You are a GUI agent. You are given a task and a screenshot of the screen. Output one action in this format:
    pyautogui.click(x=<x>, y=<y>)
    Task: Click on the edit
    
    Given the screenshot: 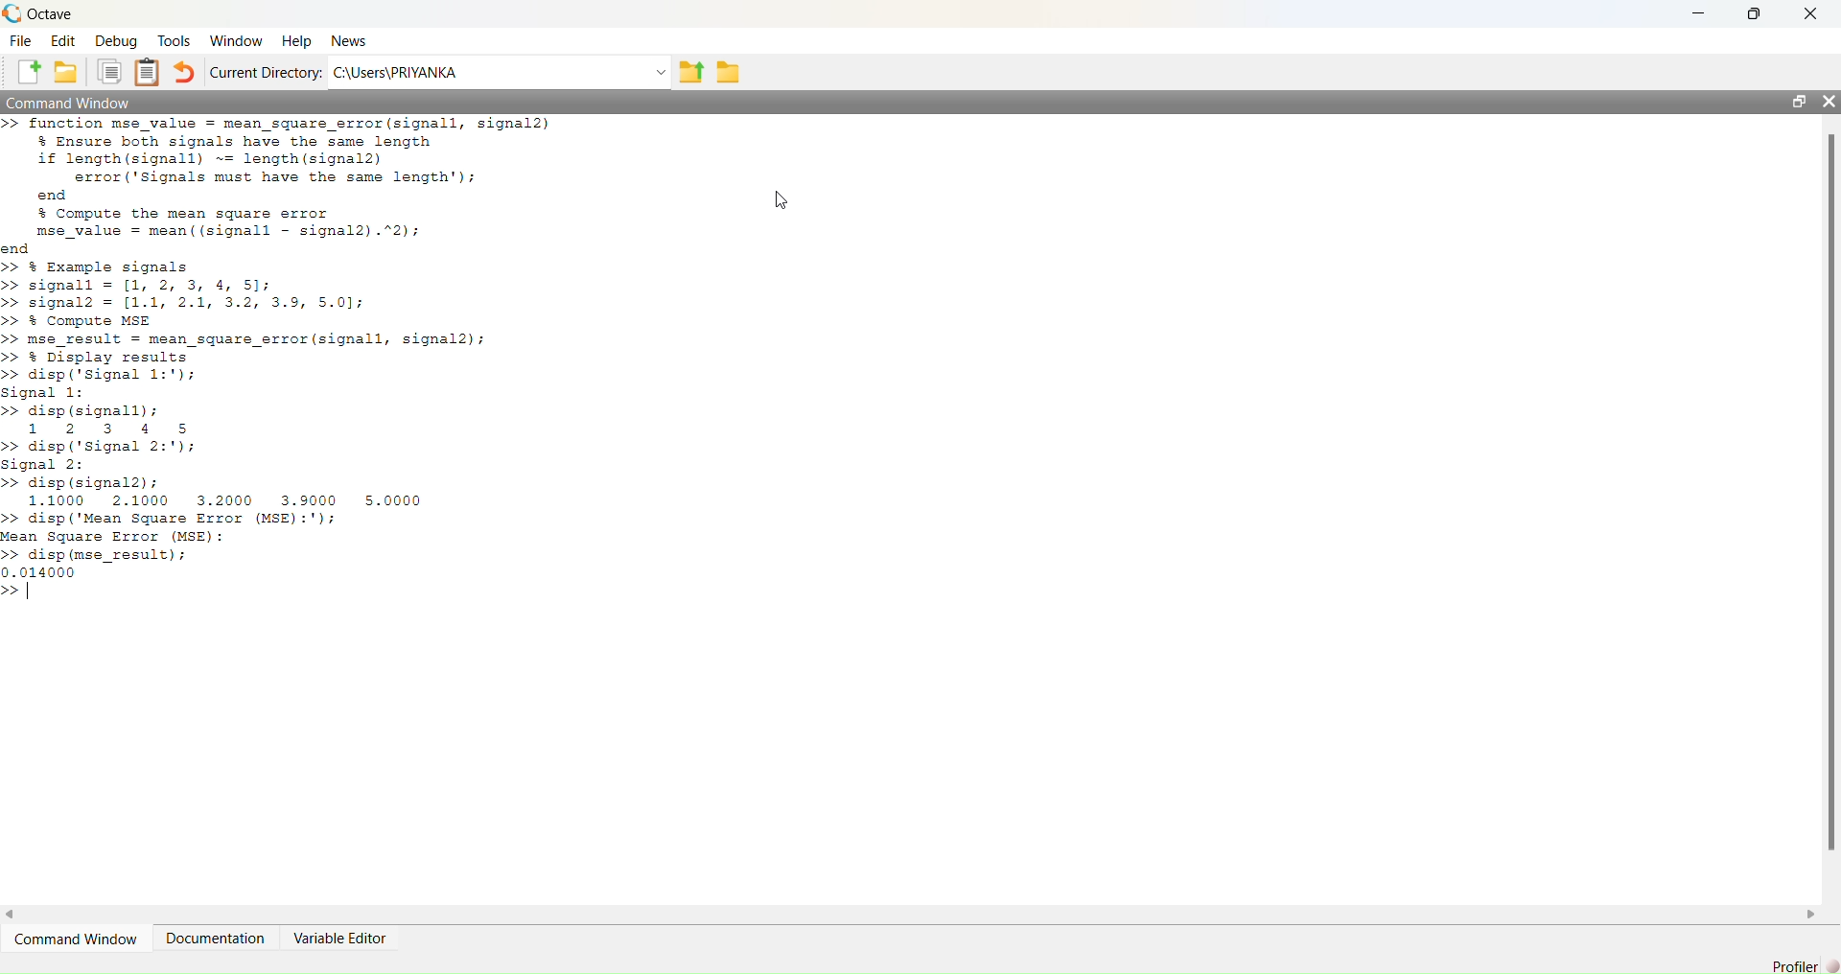 What is the action you would take?
    pyautogui.click(x=63, y=39)
    